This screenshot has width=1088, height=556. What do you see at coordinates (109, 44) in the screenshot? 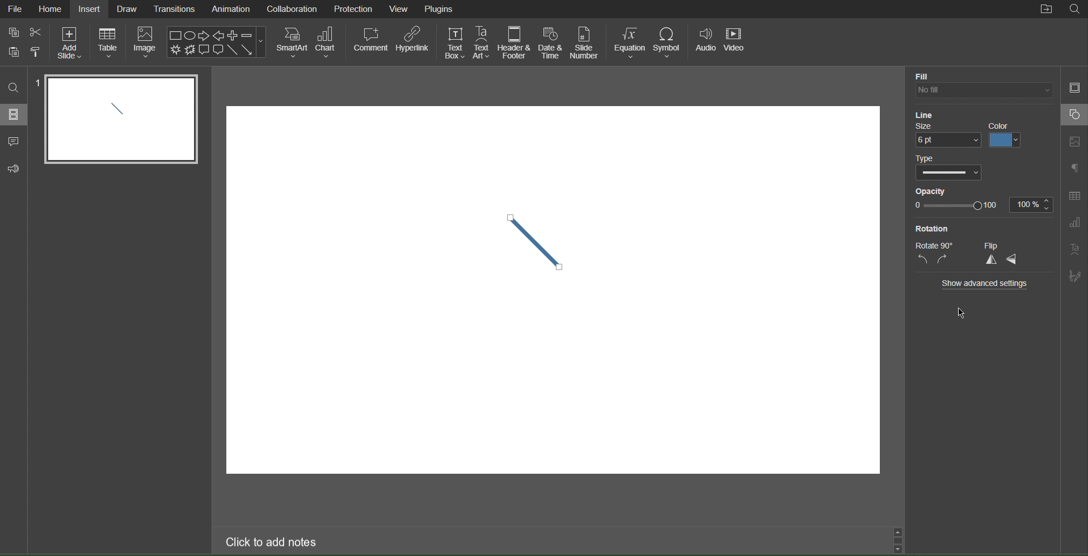
I see `Table` at bounding box center [109, 44].